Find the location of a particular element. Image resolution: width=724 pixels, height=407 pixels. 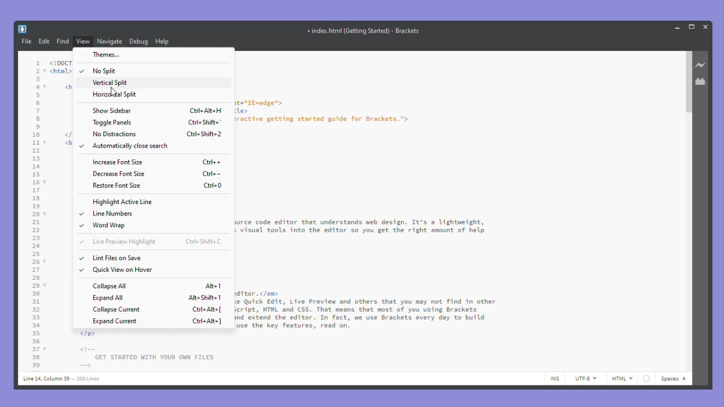

Toggle panels is located at coordinates (158, 123).